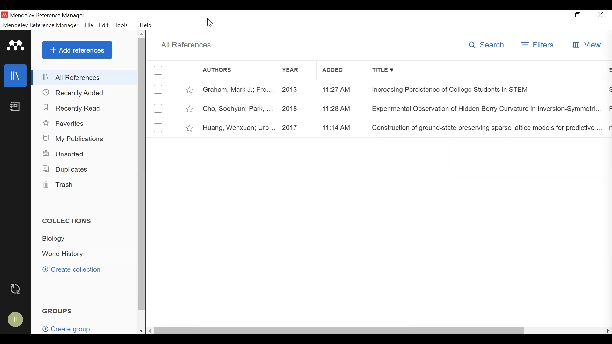  What do you see at coordinates (296, 109) in the screenshot?
I see `Year` at bounding box center [296, 109].